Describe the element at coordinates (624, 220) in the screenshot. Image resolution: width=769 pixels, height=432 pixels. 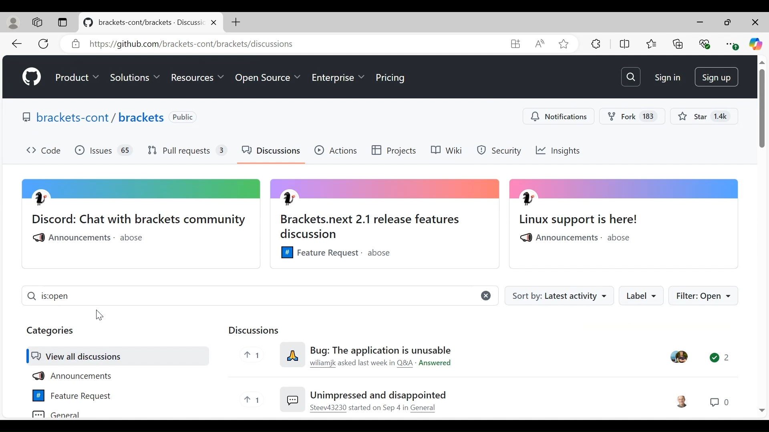
I see `Linux support is here` at that location.